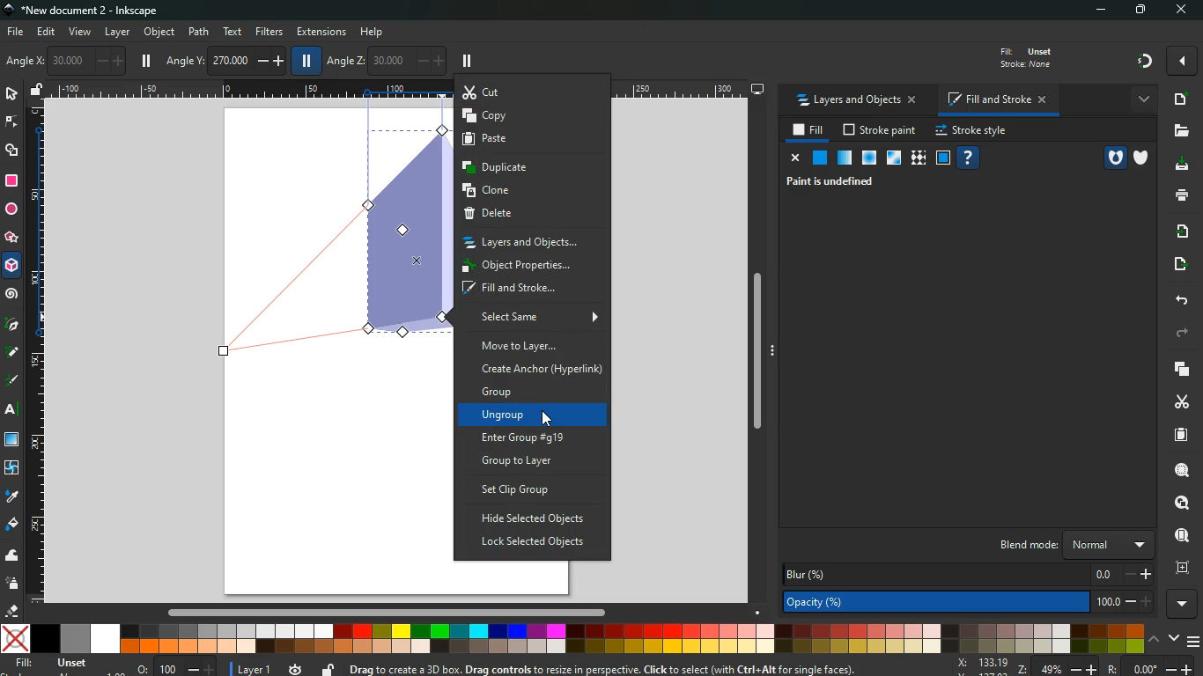 The width and height of the screenshot is (1203, 676). Describe the element at coordinates (11, 239) in the screenshot. I see `star` at that location.